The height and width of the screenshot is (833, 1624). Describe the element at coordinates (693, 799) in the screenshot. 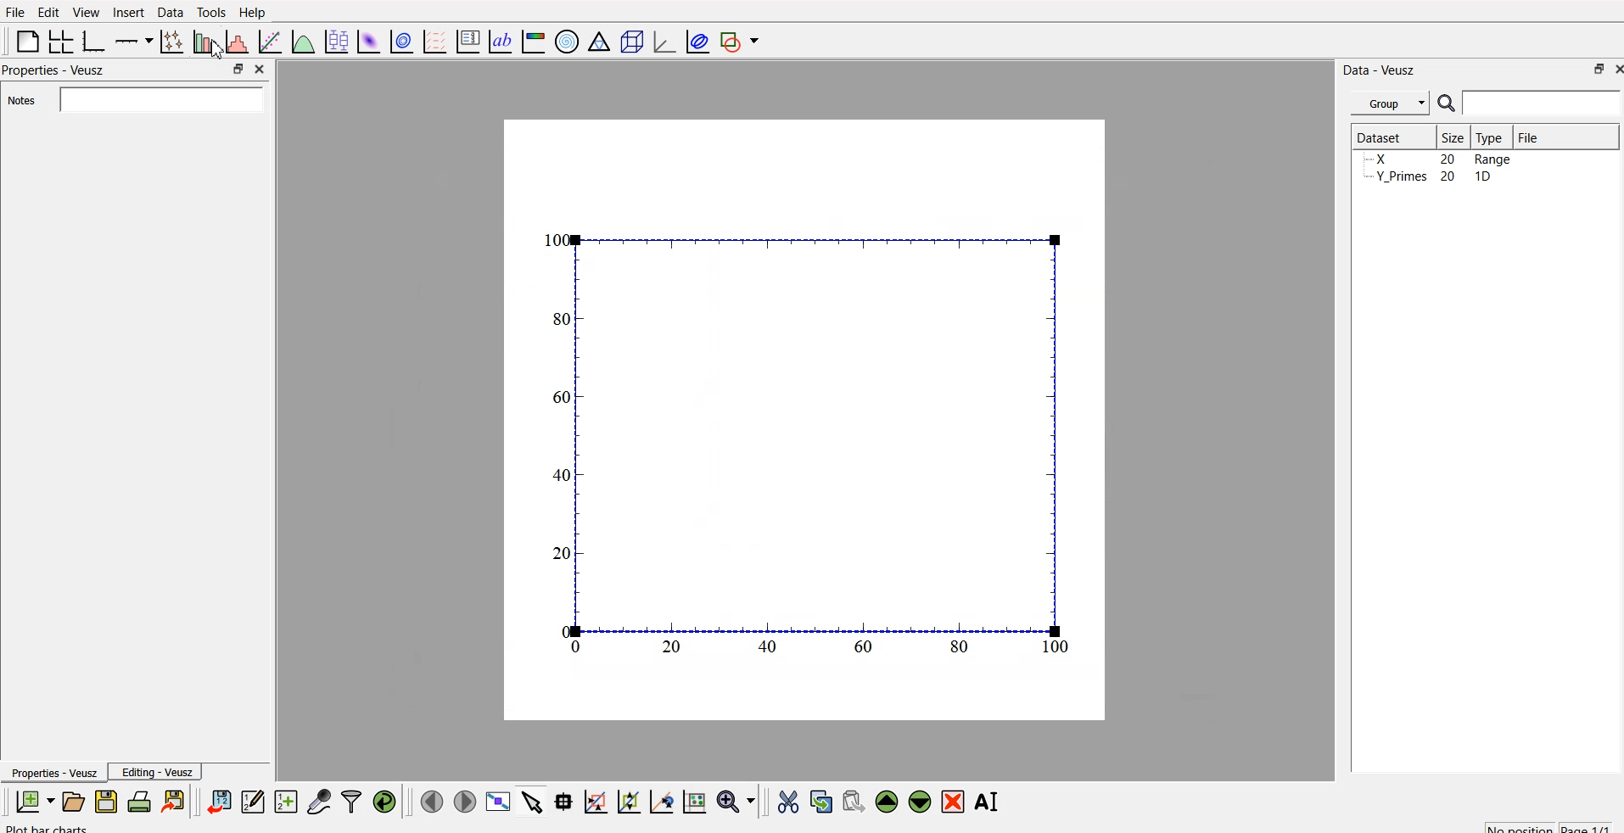

I see `reset graph axes` at that location.